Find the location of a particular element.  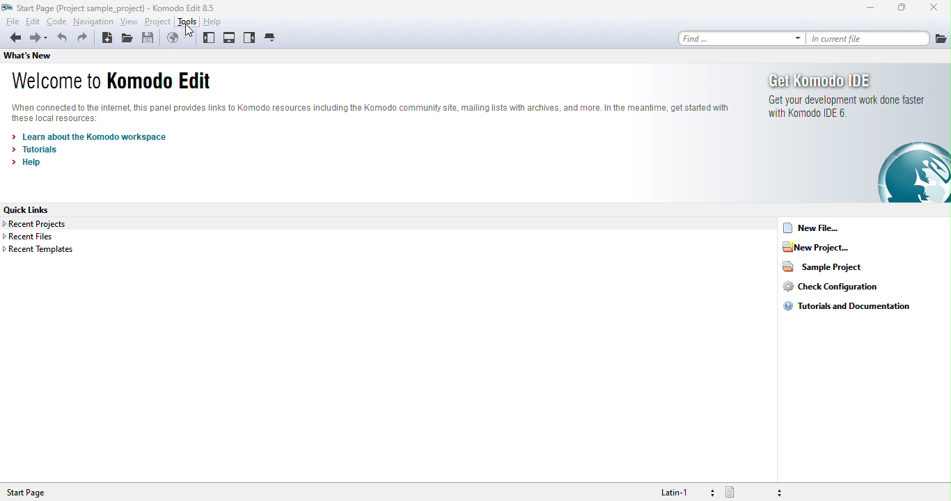

minimize is located at coordinates (861, 9).